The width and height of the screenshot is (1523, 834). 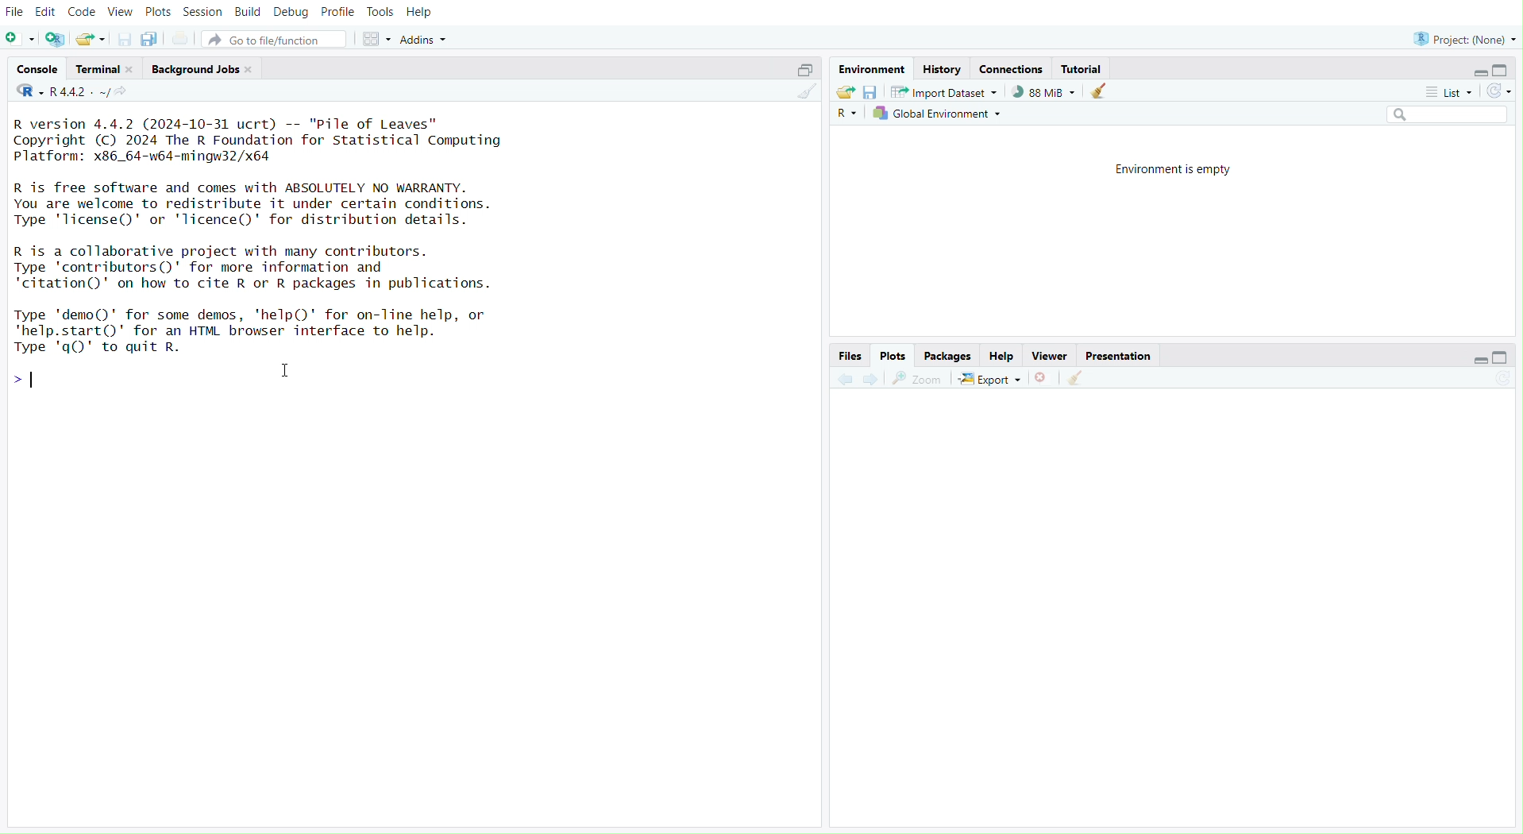 I want to click on Code, so click(x=81, y=13).